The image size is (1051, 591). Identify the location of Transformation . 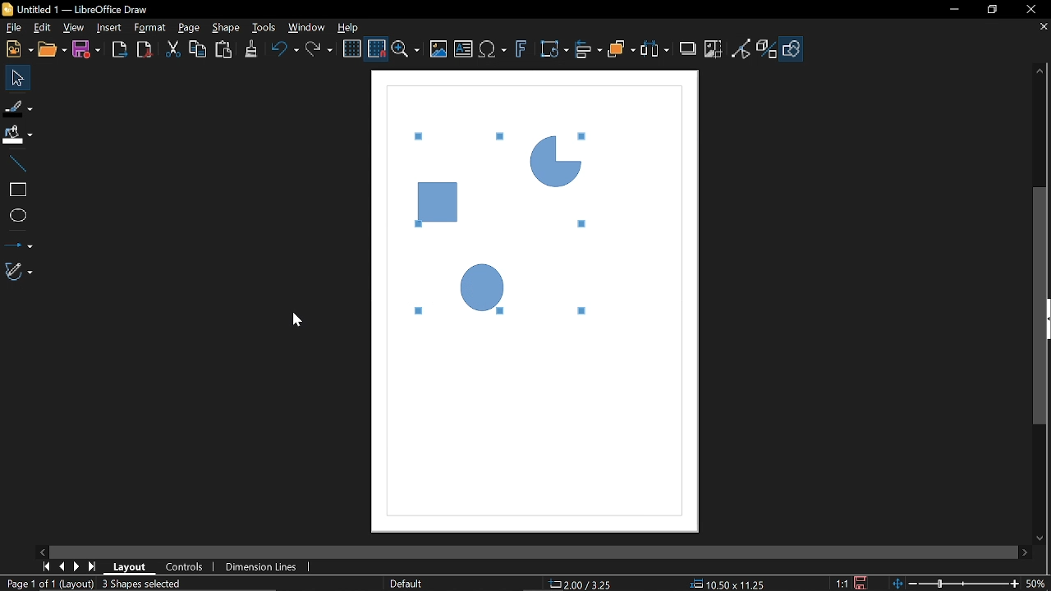
(553, 50).